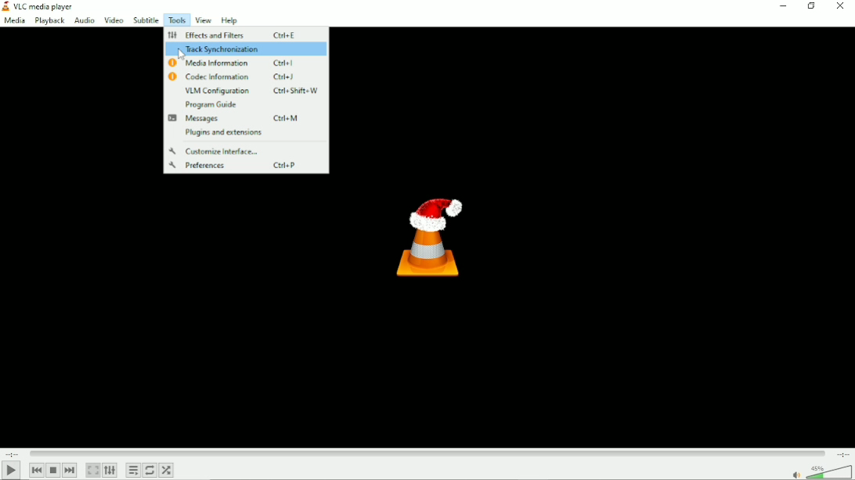 The height and width of the screenshot is (480, 855). I want to click on VLM Configuration, so click(252, 91).